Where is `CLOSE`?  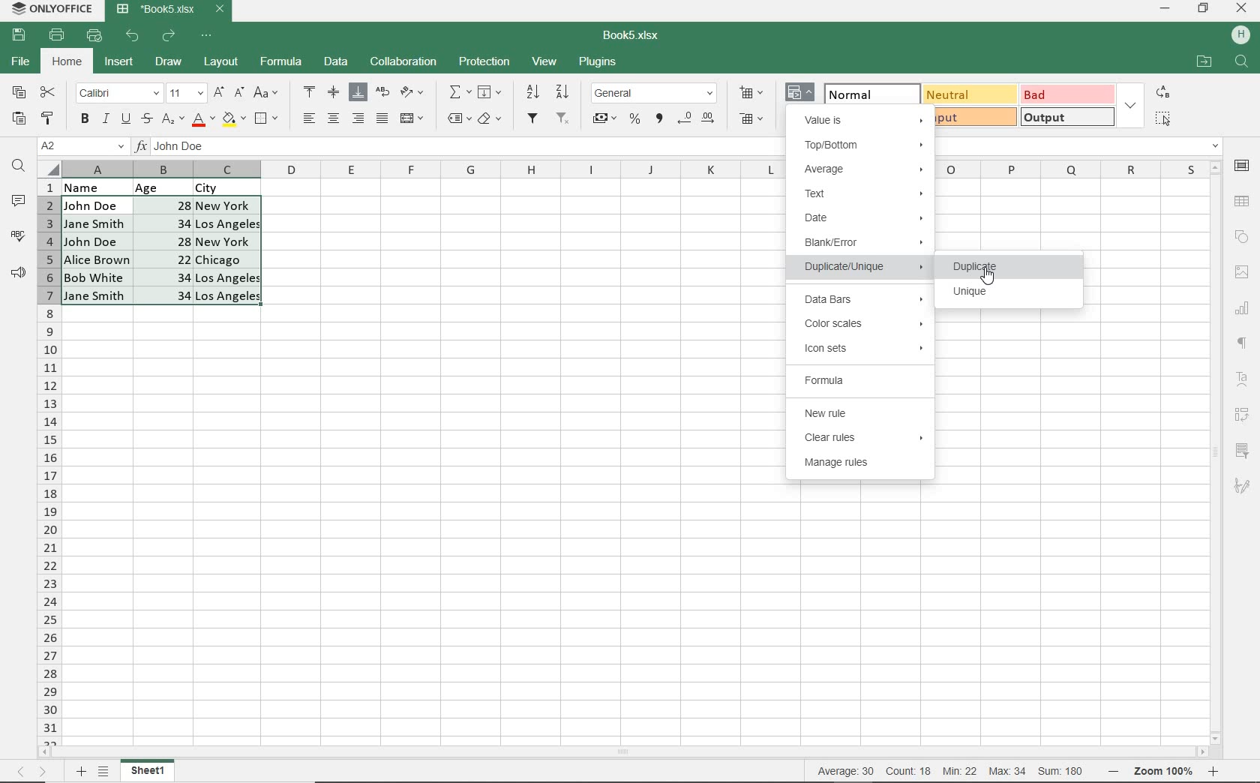 CLOSE is located at coordinates (1242, 9).